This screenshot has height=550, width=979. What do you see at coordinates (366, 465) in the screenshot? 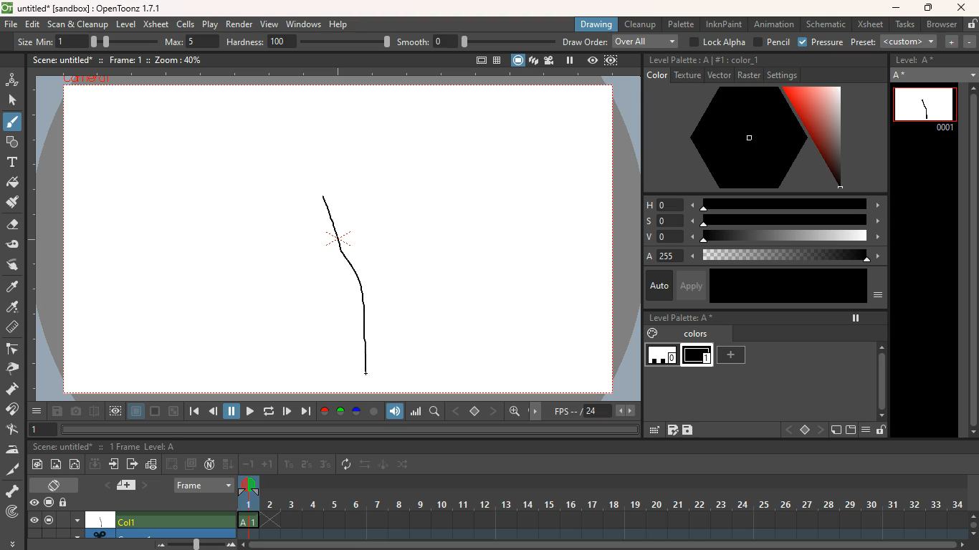
I see `swap` at bounding box center [366, 465].